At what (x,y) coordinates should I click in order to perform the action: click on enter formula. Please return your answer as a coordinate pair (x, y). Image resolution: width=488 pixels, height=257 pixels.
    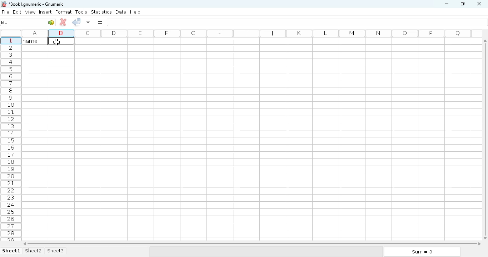
    Looking at the image, I should click on (100, 22).